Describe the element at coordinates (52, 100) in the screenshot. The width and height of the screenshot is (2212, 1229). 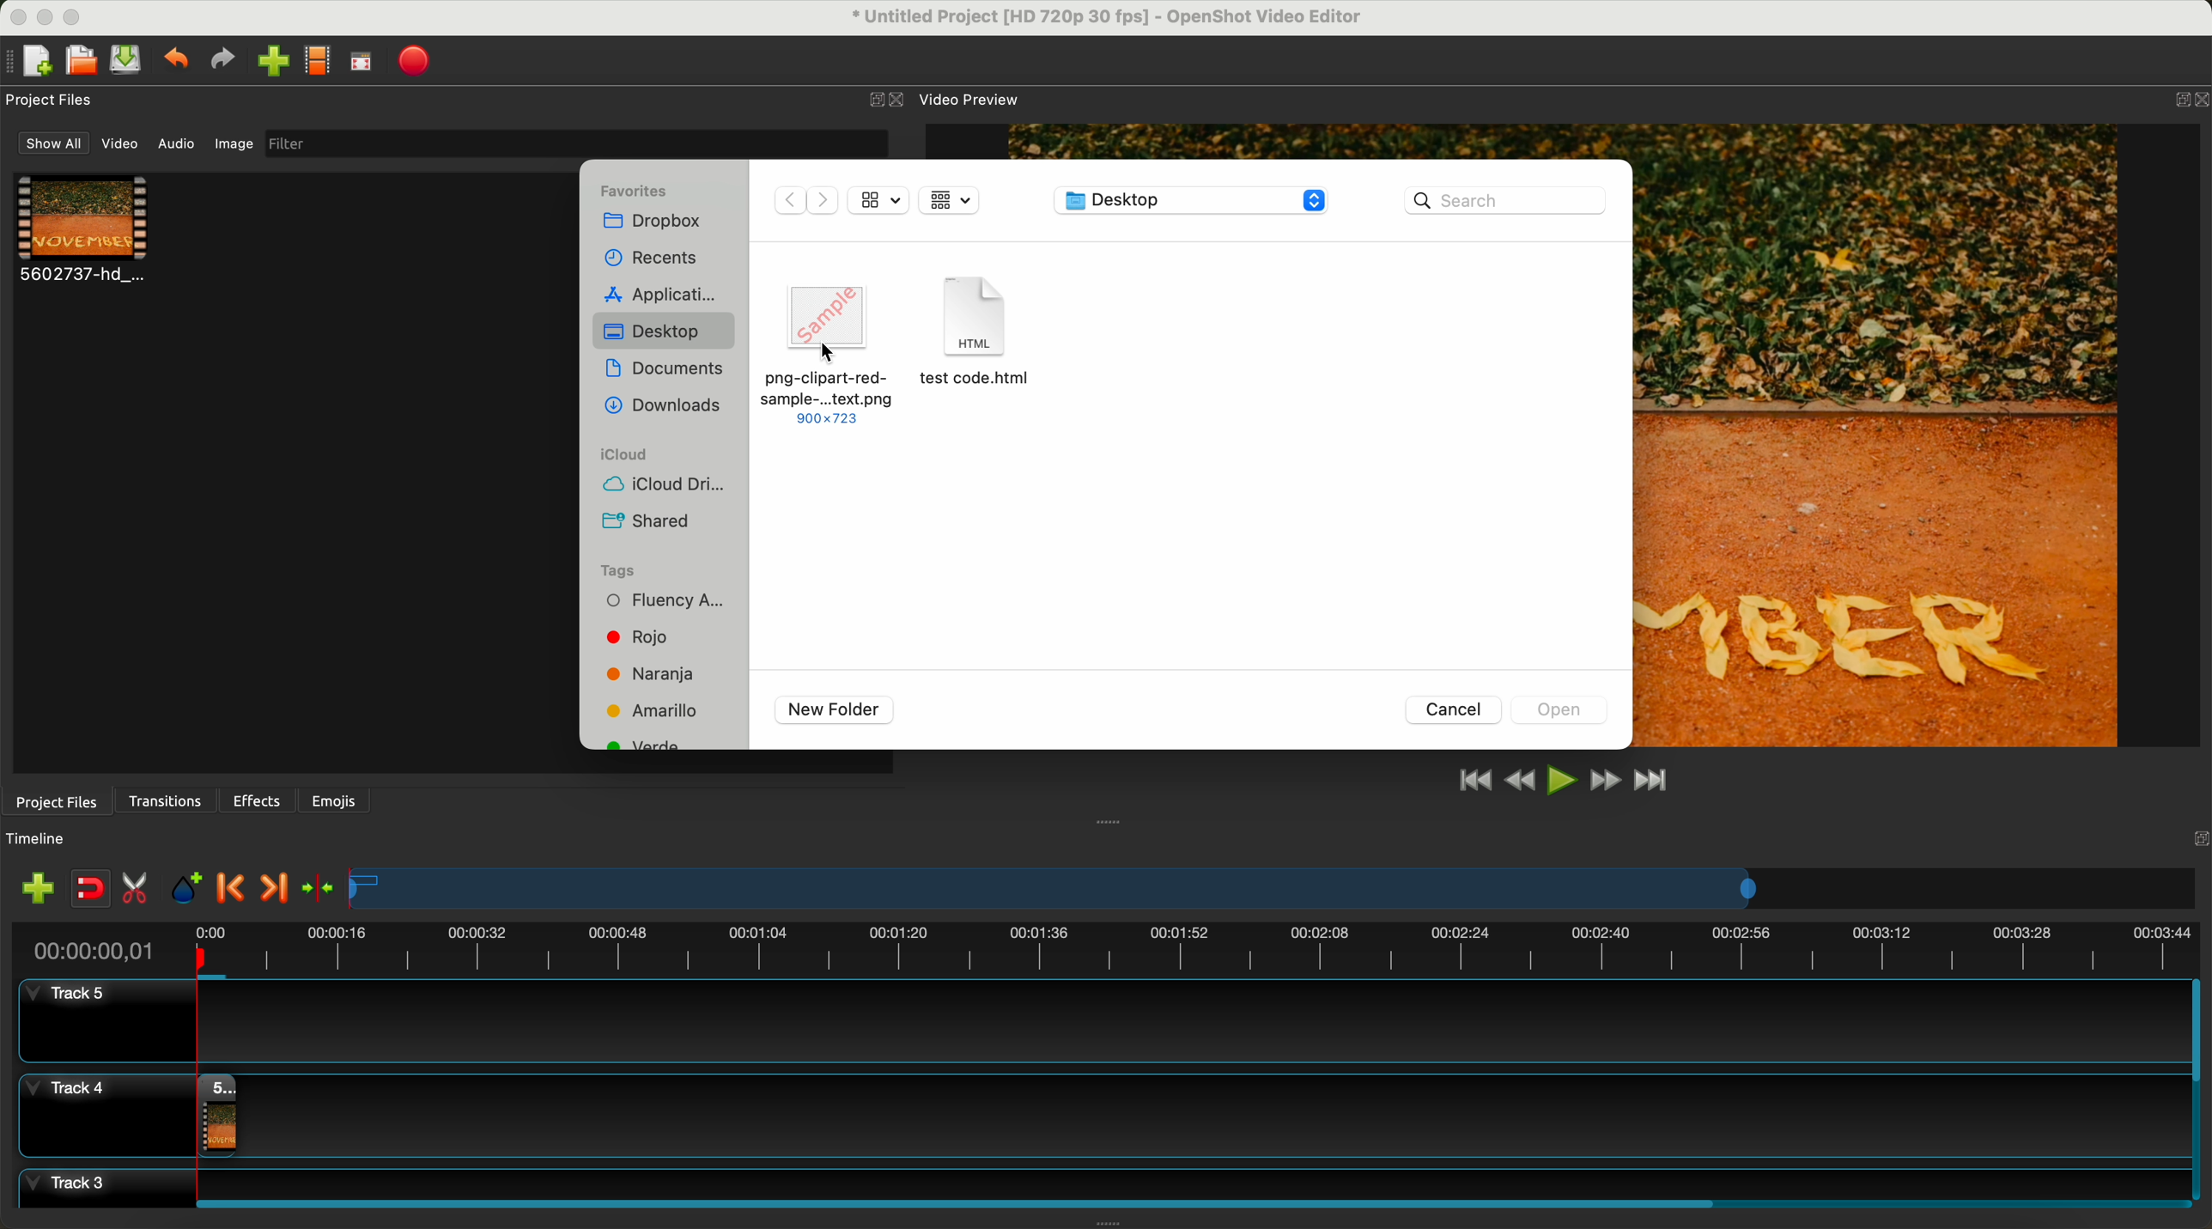
I see `project files` at that location.